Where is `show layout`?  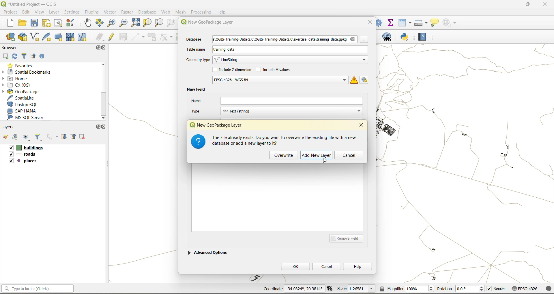
show layout is located at coordinates (59, 23).